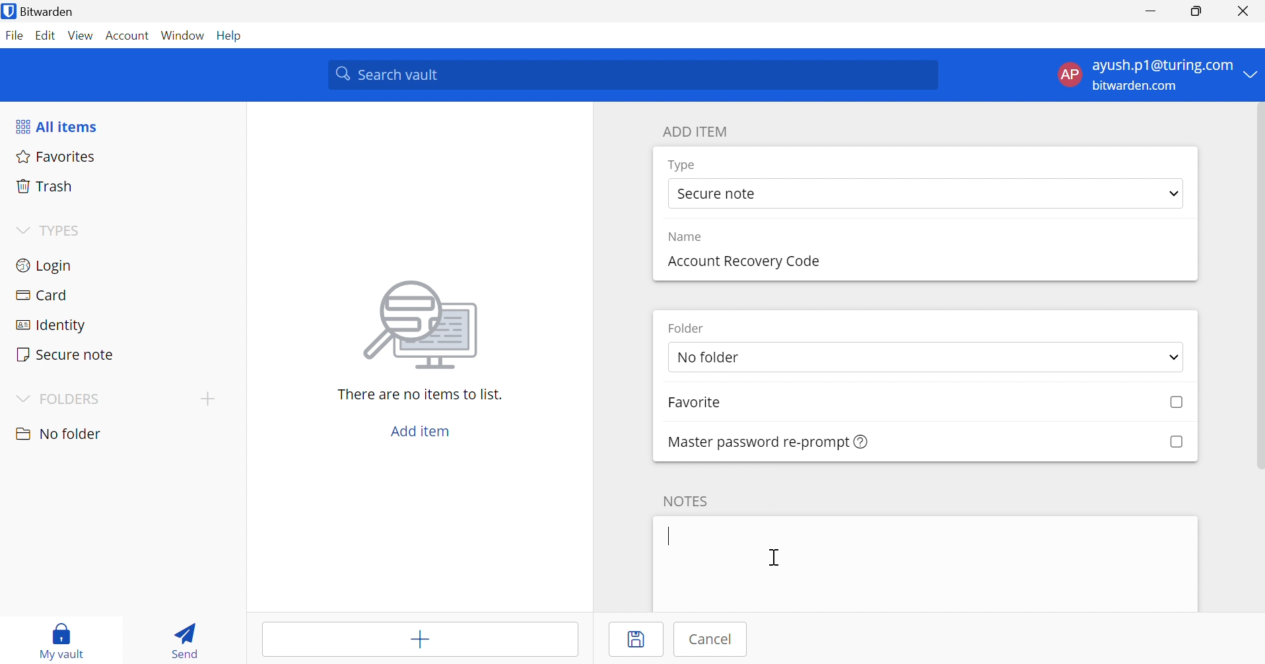  I want to click on ADDITEM, so click(699, 131).